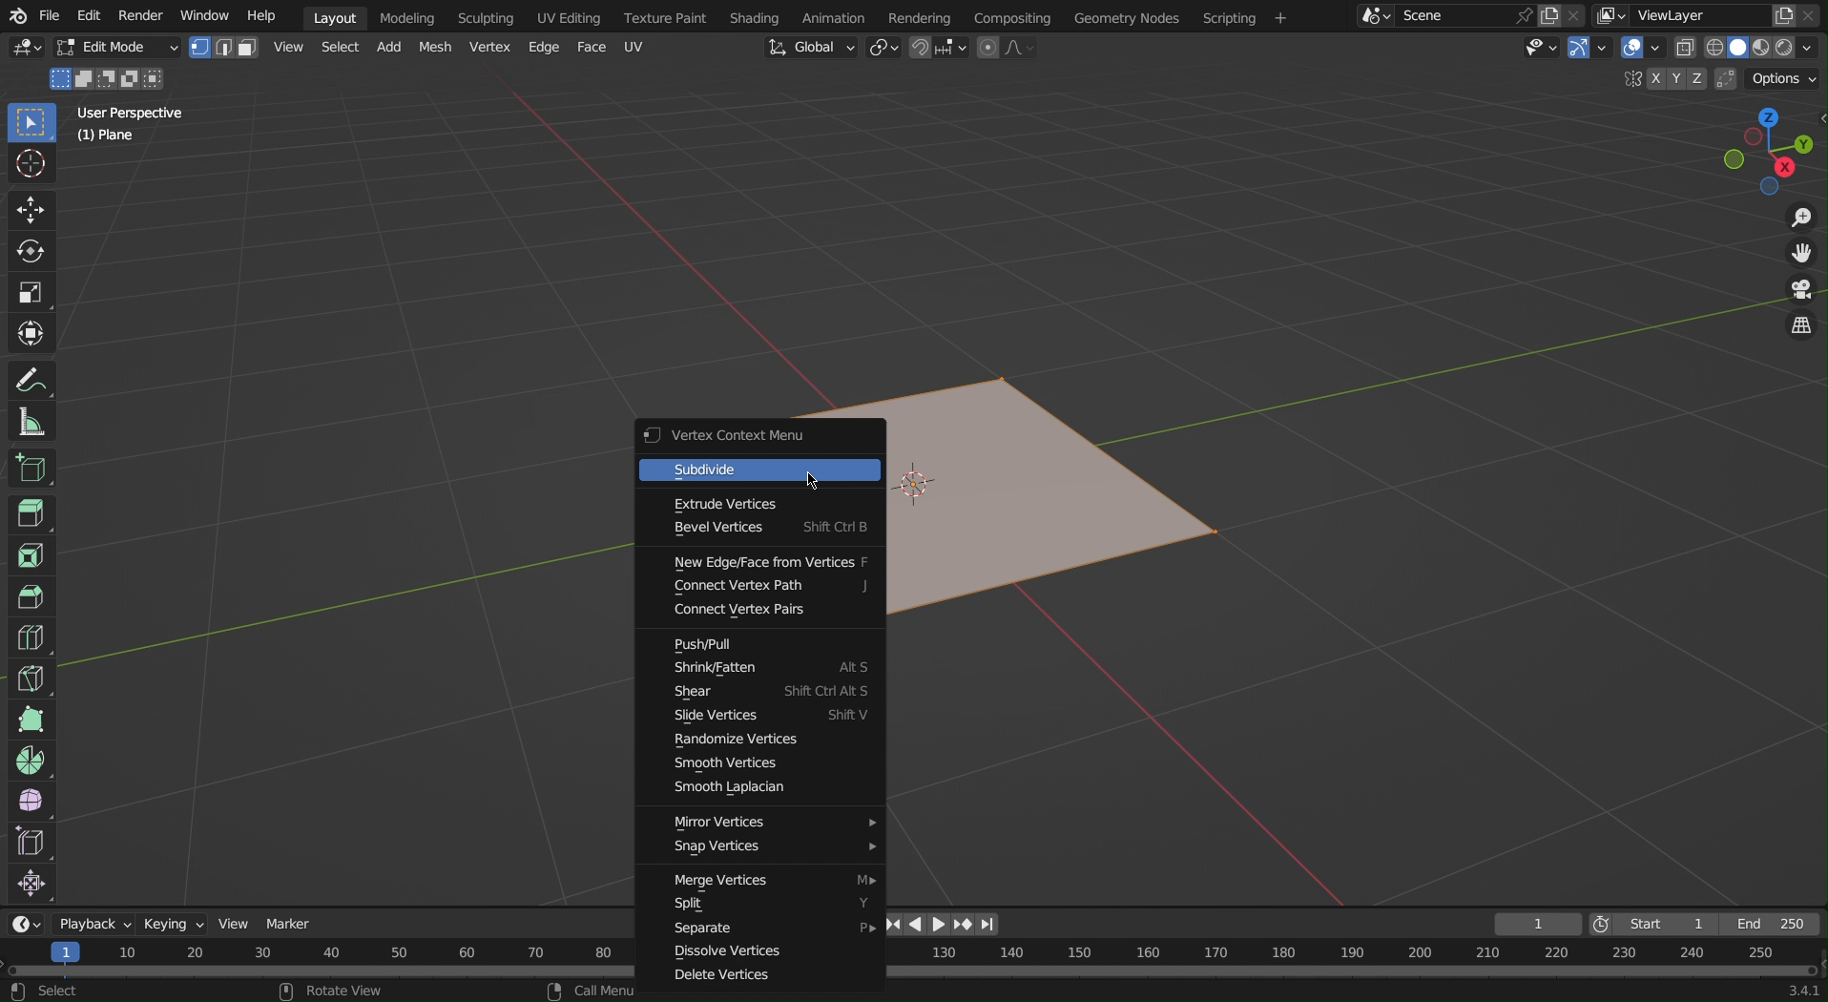  What do you see at coordinates (1799, 219) in the screenshot?
I see `Zoom` at bounding box center [1799, 219].